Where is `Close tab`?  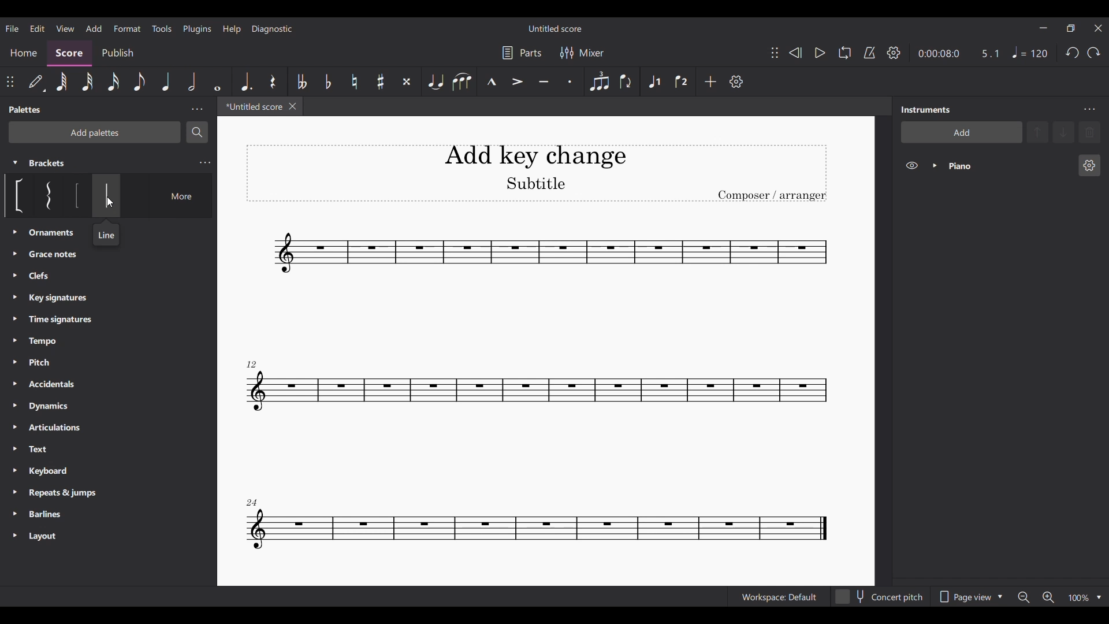 Close tab is located at coordinates (292, 106).